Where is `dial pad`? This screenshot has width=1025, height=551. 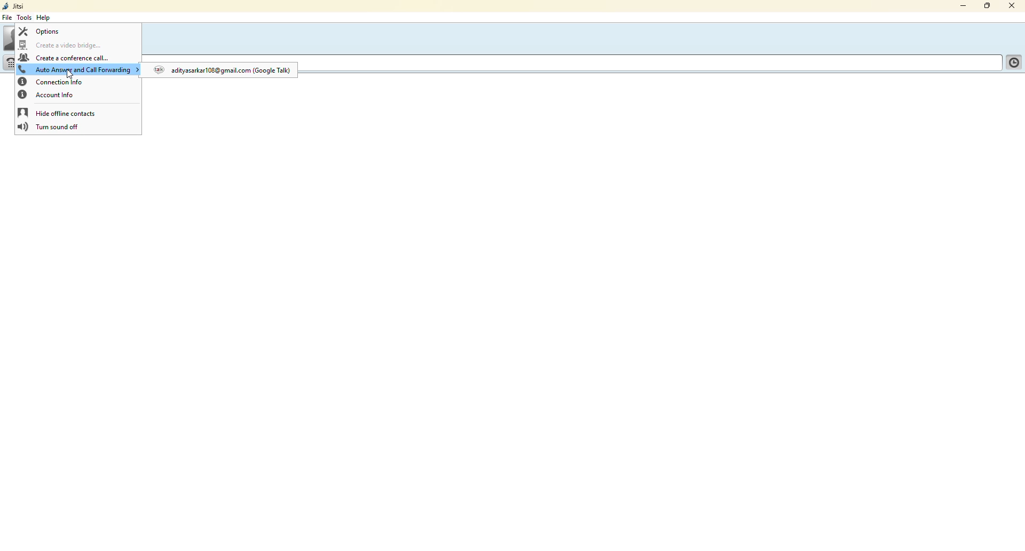 dial pad is located at coordinates (12, 63).